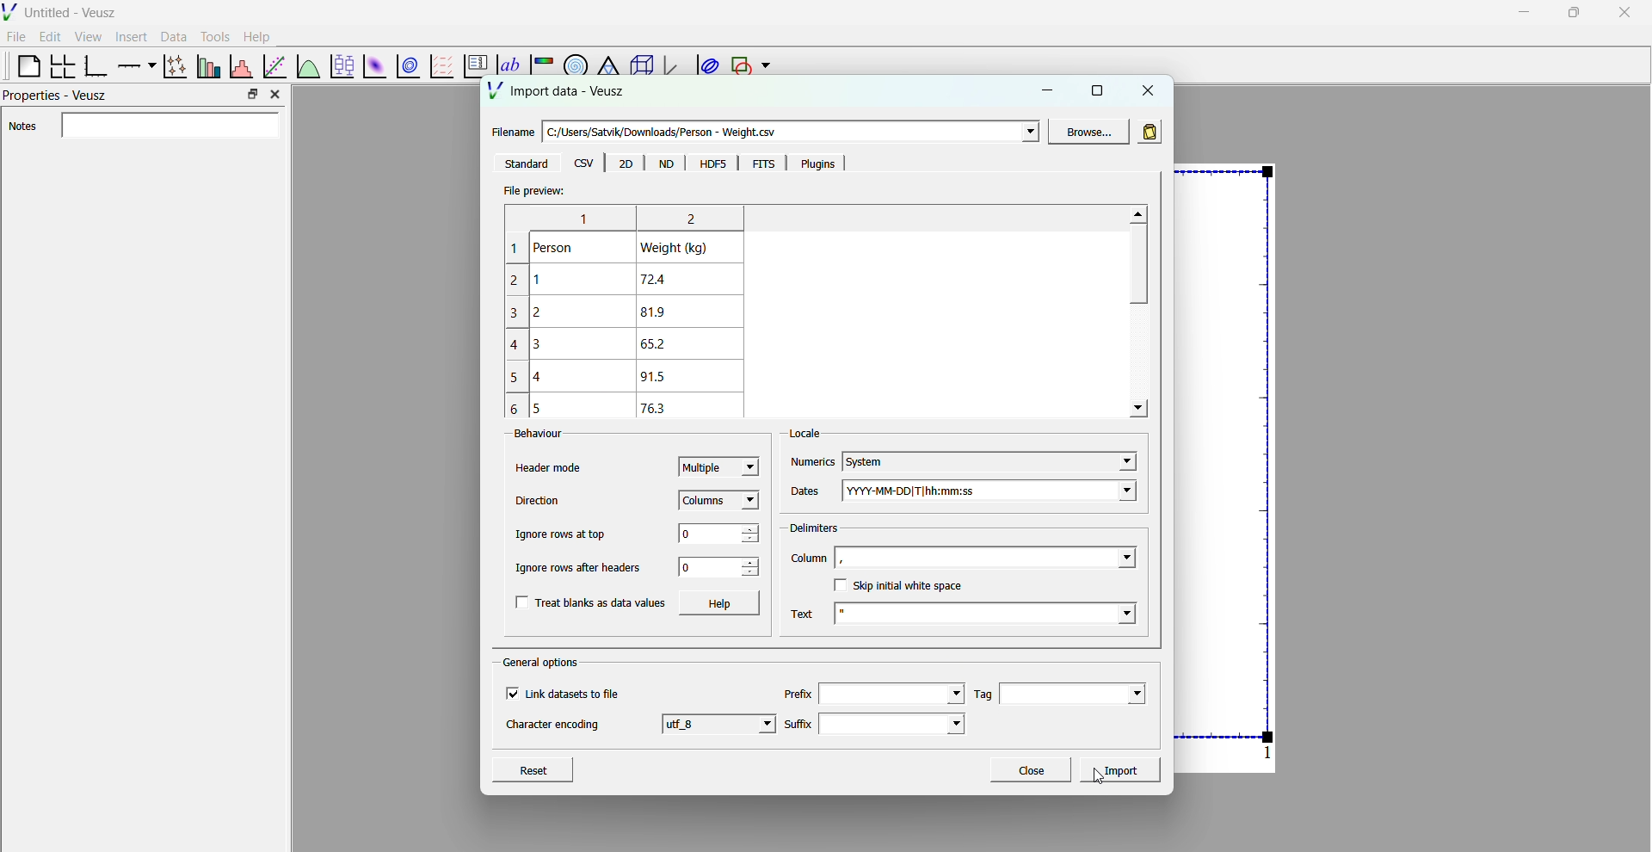 This screenshot has width=1652, height=852. Describe the element at coordinates (1137, 409) in the screenshot. I see `down` at that location.